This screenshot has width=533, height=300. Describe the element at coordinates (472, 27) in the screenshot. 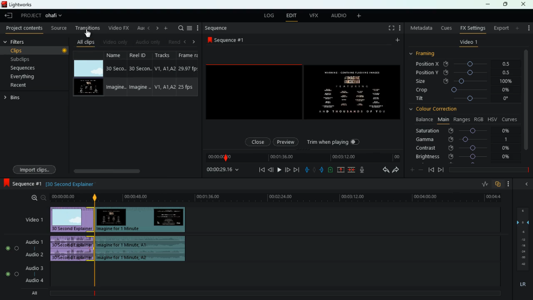

I see `fx settings` at that location.